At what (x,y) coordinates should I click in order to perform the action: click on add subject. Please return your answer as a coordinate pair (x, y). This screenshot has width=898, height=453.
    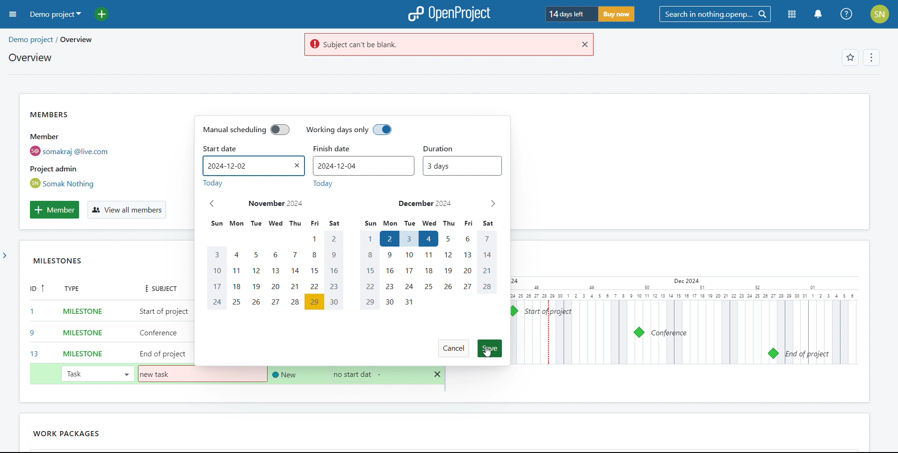
    Looking at the image, I should click on (165, 333).